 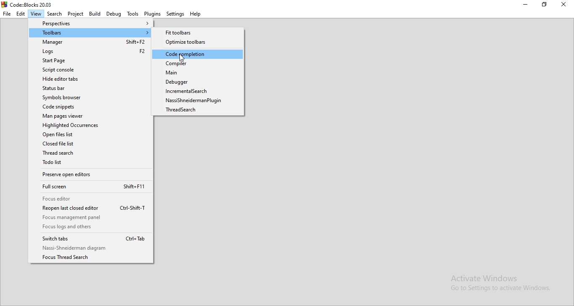 I want to click on Project , so click(x=75, y=14).